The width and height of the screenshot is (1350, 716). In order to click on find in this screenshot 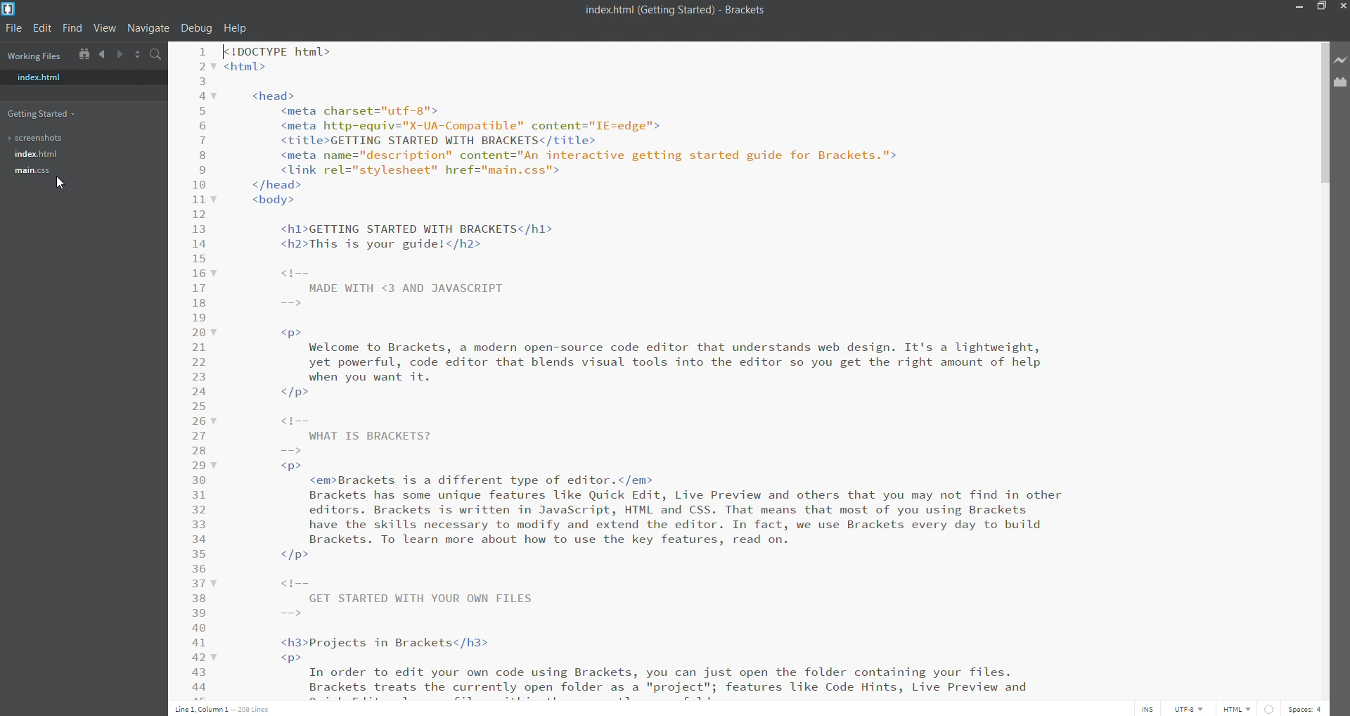, I will do `click(72, 27)`.